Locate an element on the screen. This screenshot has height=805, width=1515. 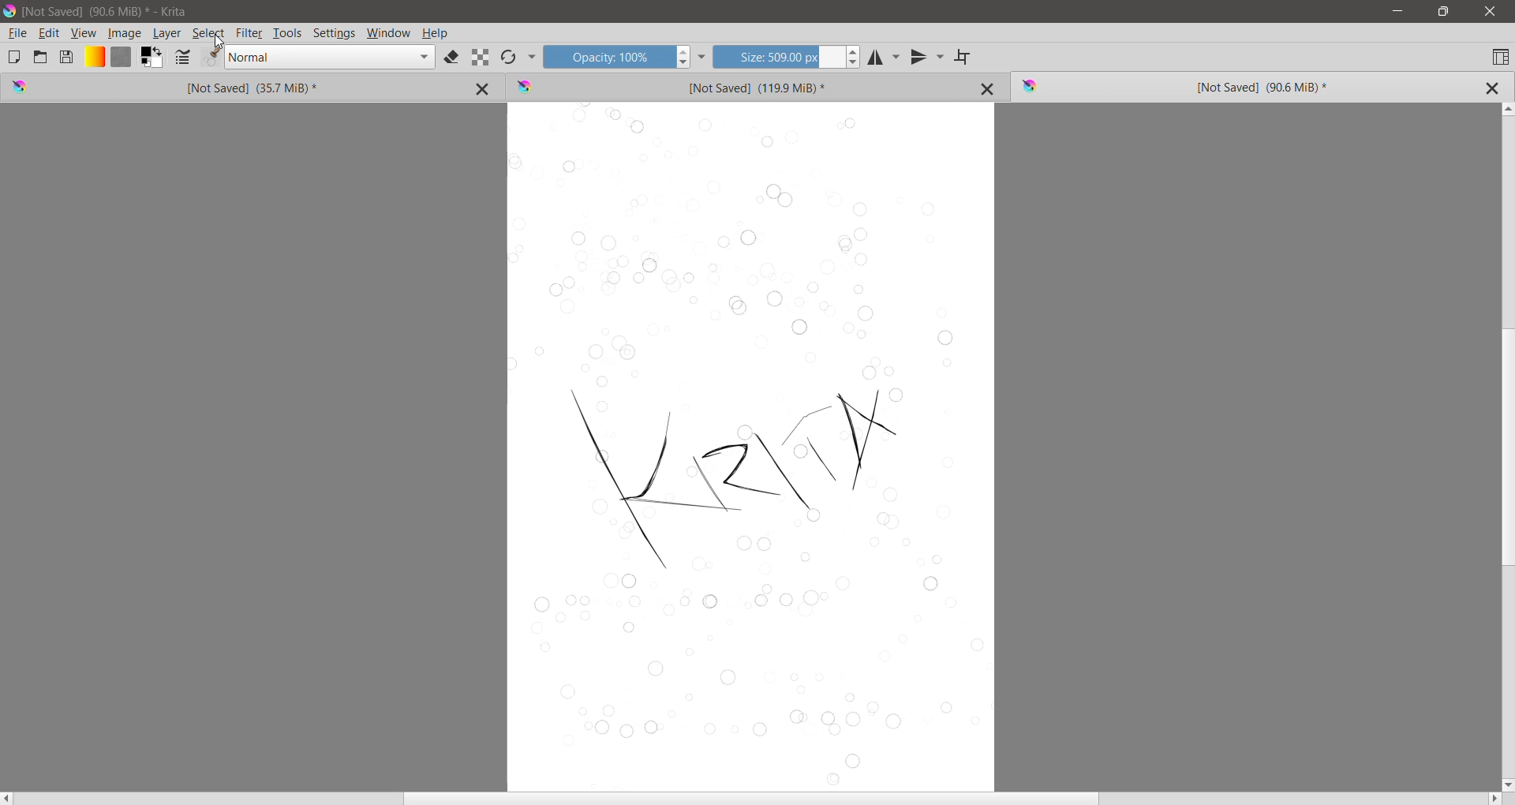
Close is located at coordinates (1491, 12).